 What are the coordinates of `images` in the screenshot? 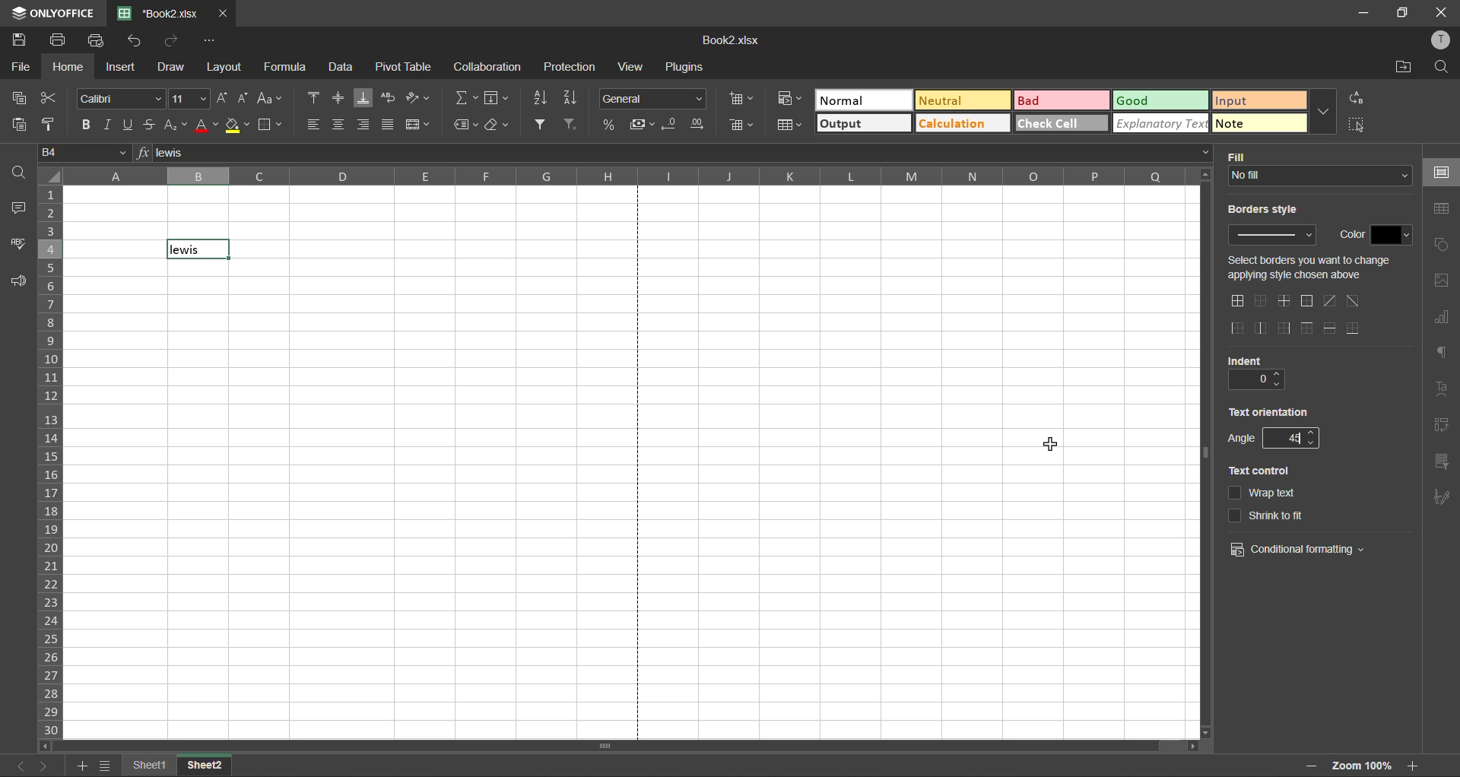 It's located at (1440, 281).